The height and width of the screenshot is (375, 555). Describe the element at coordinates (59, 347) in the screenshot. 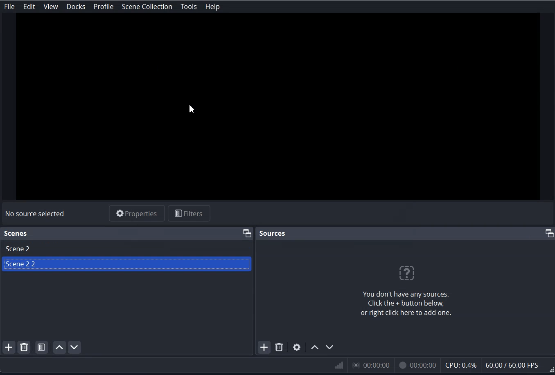

I see `Move scene up` at that location.